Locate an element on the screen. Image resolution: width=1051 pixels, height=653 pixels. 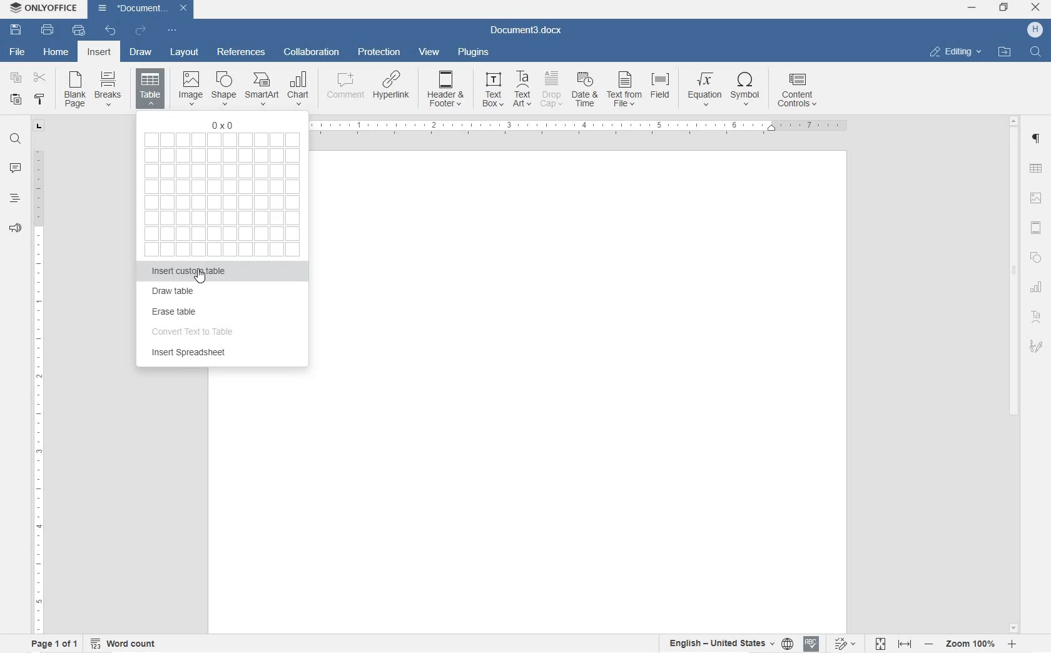
PARAGRAPH SETTINGS is located at coordinates (1038, 140).